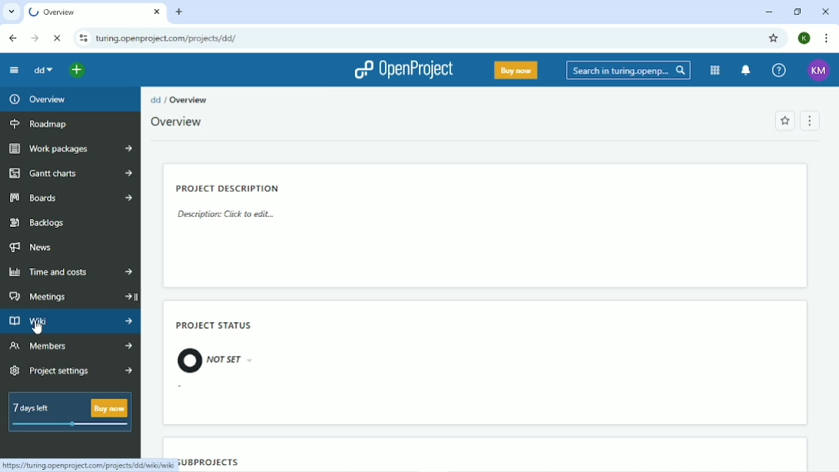 The image size is (839, 472). What do you see at coordinates (32, 248) in the screenshot?
I see `News` at bounding box center [32, 248].